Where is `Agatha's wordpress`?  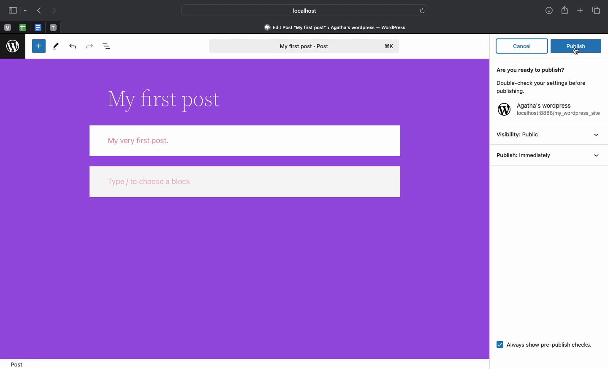 Agatha's wordpress is located at coordinates (549, 112).